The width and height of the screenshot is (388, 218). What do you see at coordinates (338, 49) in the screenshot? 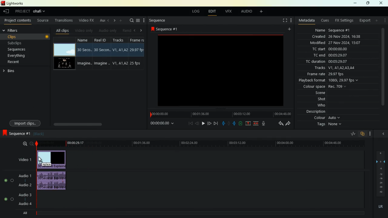
I see `00:00:00.00` at bounding box center [338, 49].